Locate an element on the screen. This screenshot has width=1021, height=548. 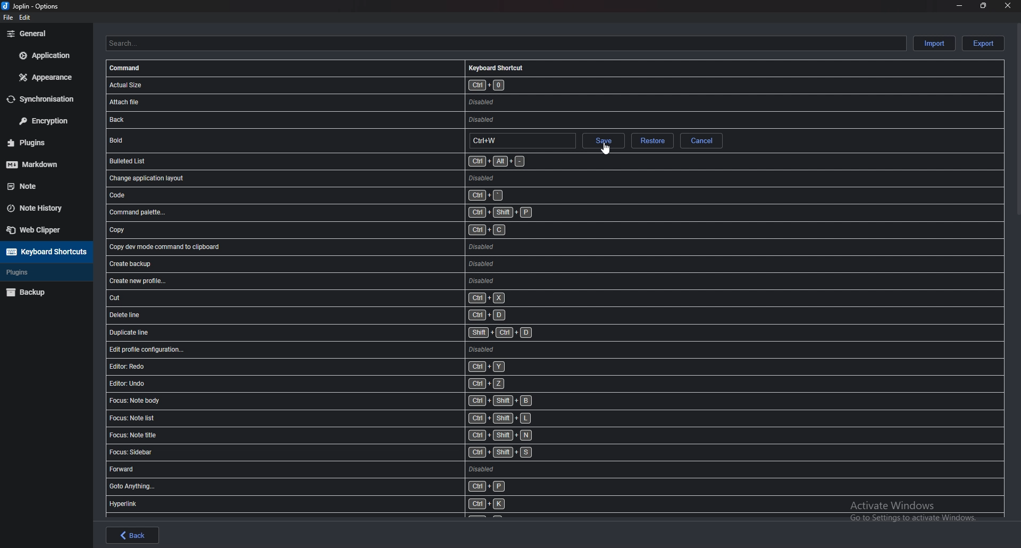
shortcut is located at coordinates (285, 139).